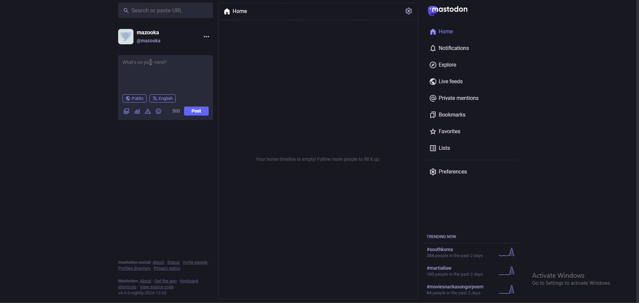 The image size is (639, 303). I want to click on profile, so click(126, 36).